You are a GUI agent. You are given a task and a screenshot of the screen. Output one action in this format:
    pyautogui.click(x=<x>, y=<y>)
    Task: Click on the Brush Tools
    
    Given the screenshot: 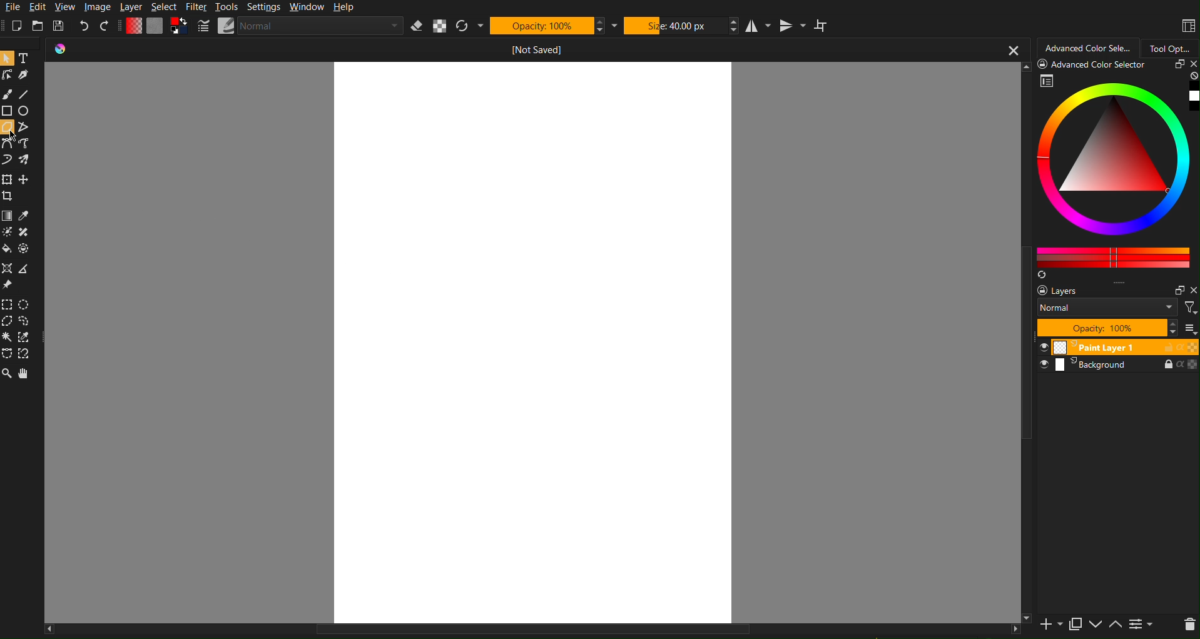 What is the action you would take?
    pyautogui.click(x=8, y=94)
    